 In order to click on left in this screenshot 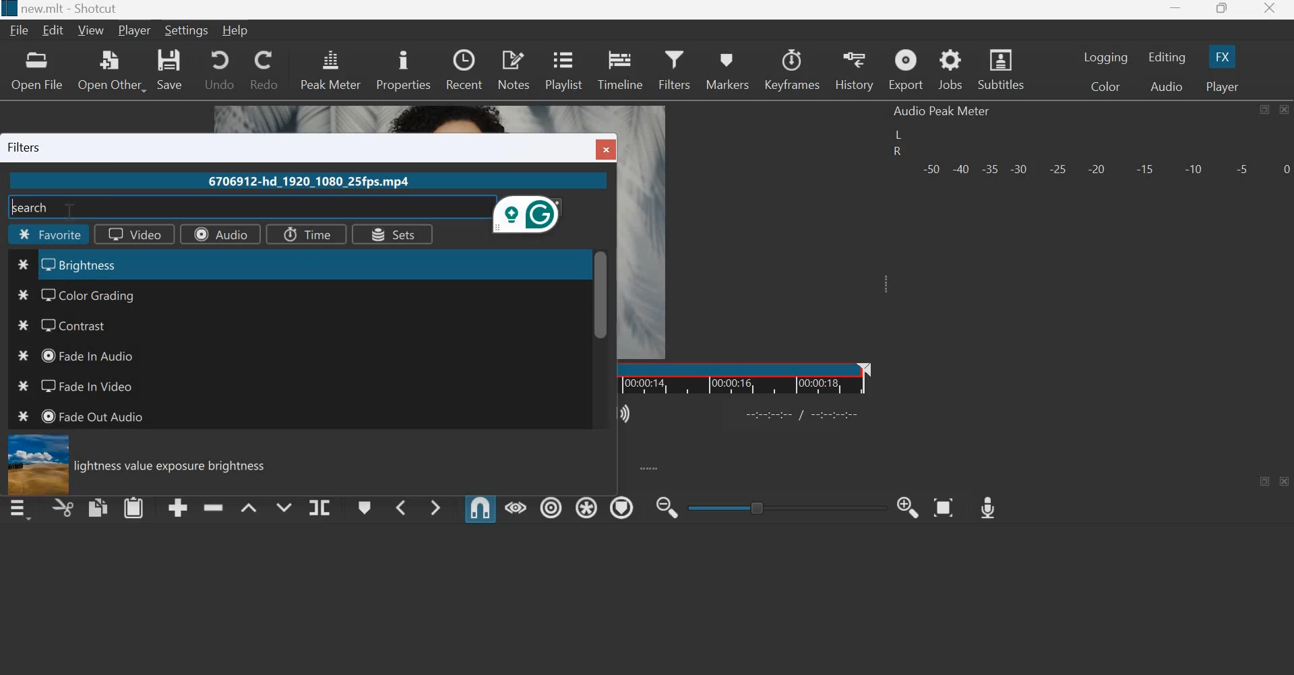, I will do `click(900, 135)`.